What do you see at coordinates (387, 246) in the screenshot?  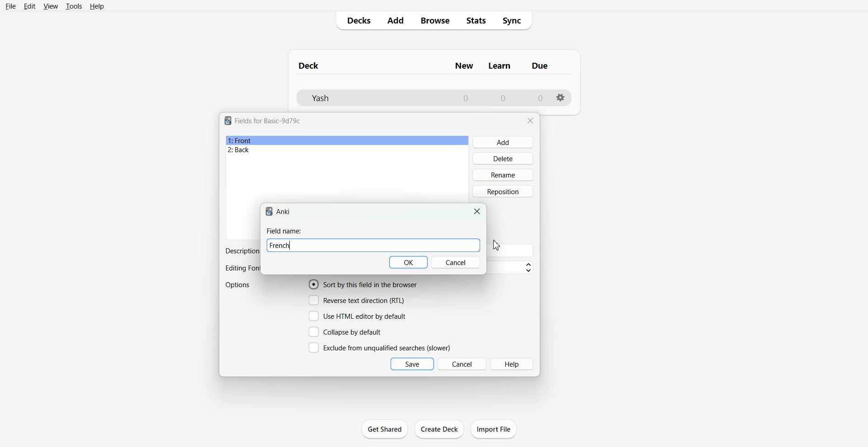 I see `Input box for field Name` at bounding box center [387, 246].